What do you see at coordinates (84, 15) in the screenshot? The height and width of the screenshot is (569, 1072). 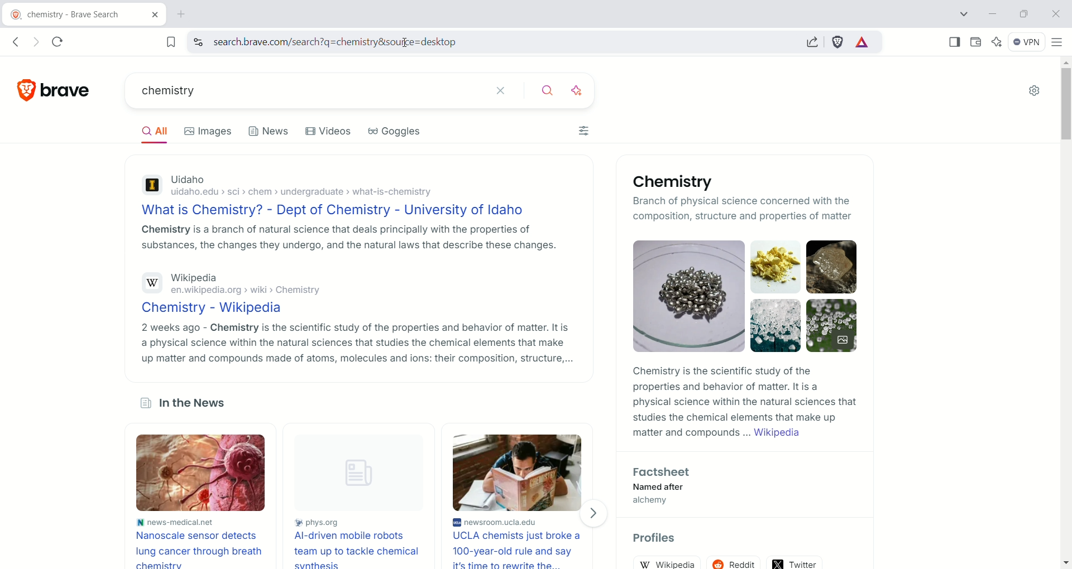 I see `chemistry - Brave Search` at bounding box center [84, 15].